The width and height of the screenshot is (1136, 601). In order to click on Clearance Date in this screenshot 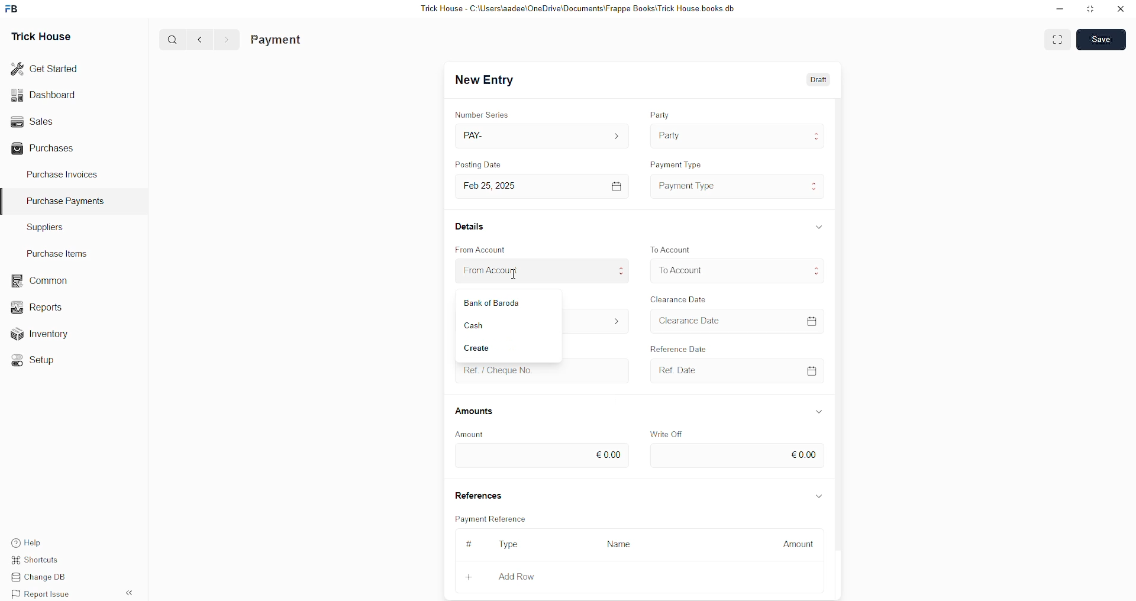, I will do `click(695, 322)`.